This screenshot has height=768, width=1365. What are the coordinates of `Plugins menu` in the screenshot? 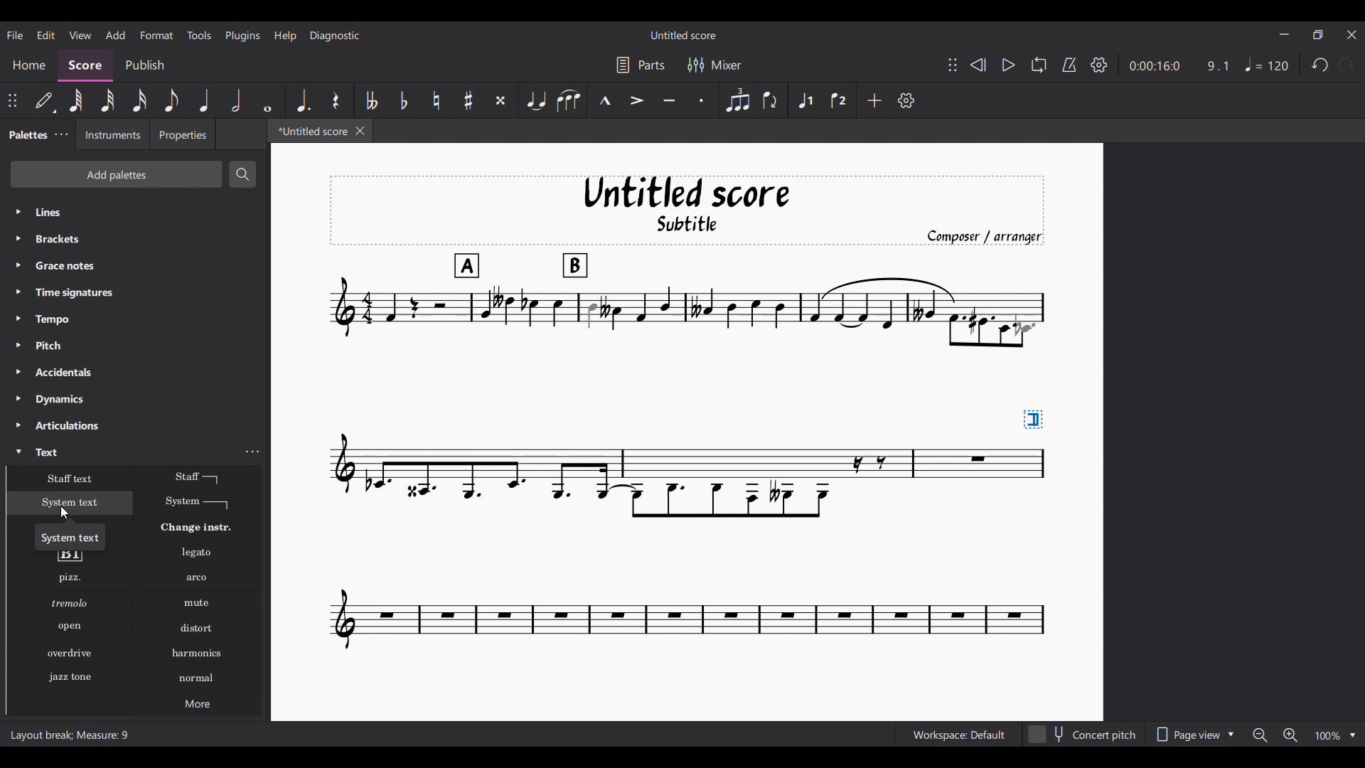 It's located at (242, 36).